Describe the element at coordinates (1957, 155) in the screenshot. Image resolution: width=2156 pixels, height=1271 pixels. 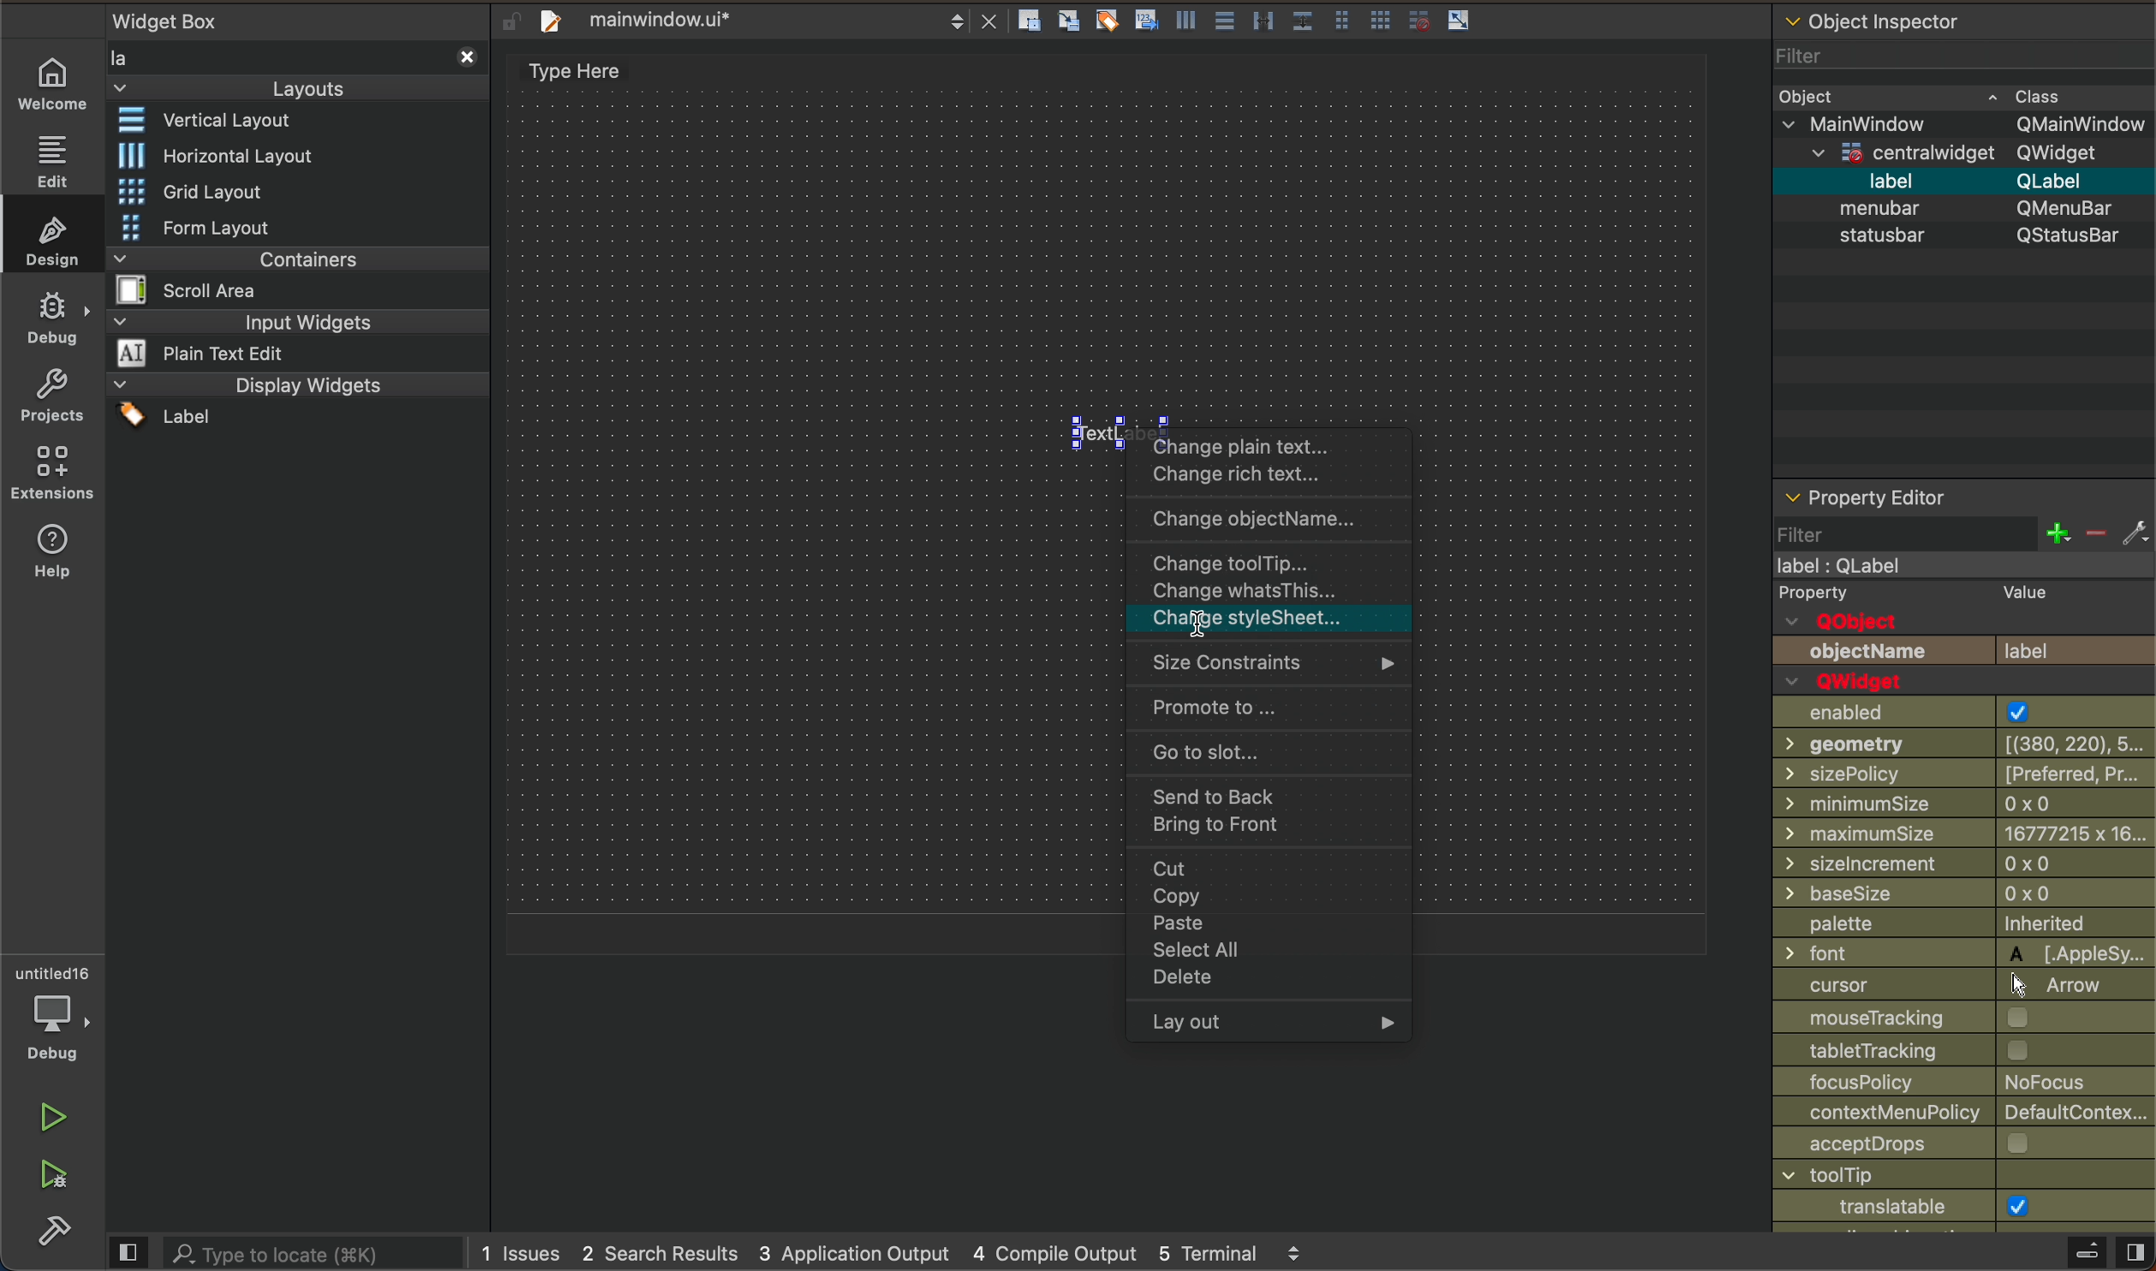
I see `qwidget` at that location.